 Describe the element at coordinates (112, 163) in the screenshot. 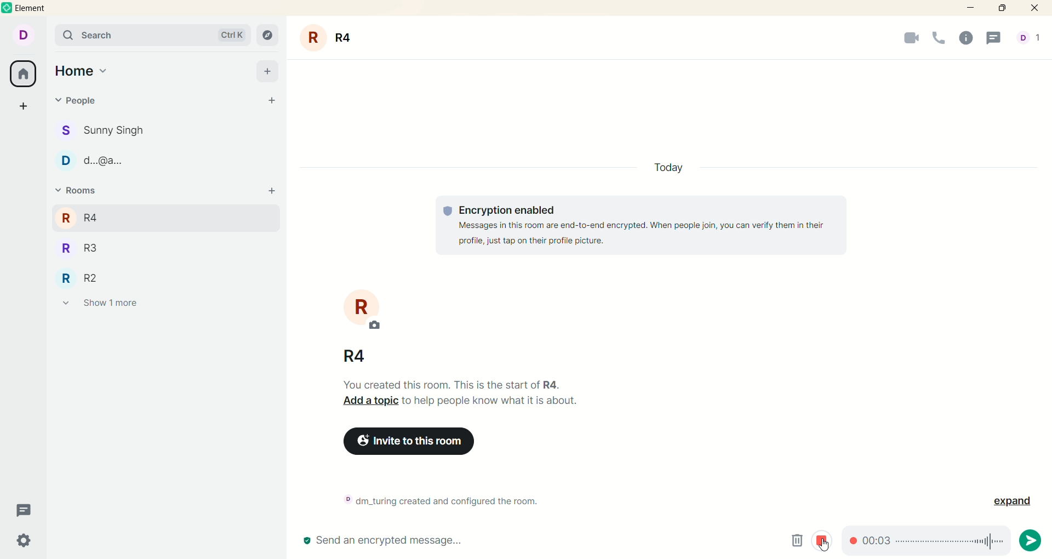

I see `people` at that location.